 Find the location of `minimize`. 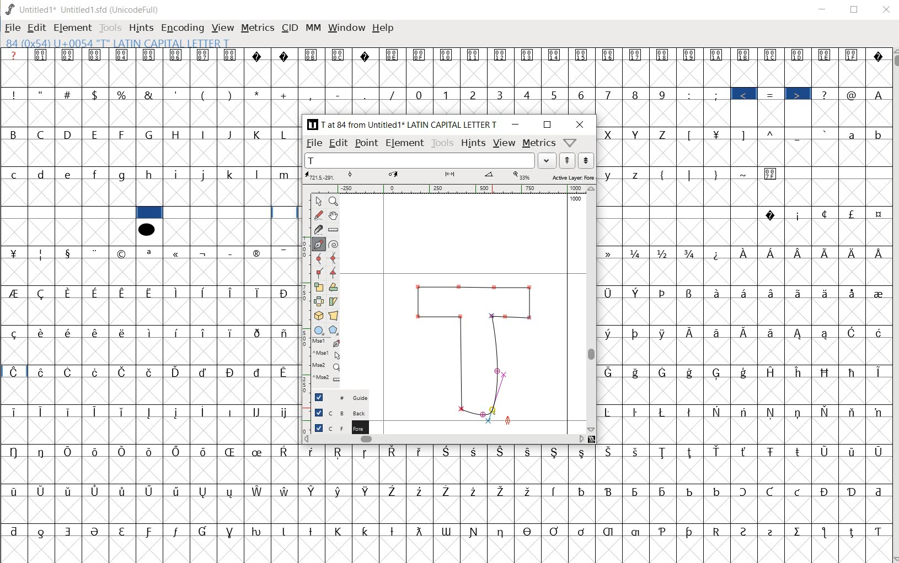

minimize is located at coordinates (823, 9).